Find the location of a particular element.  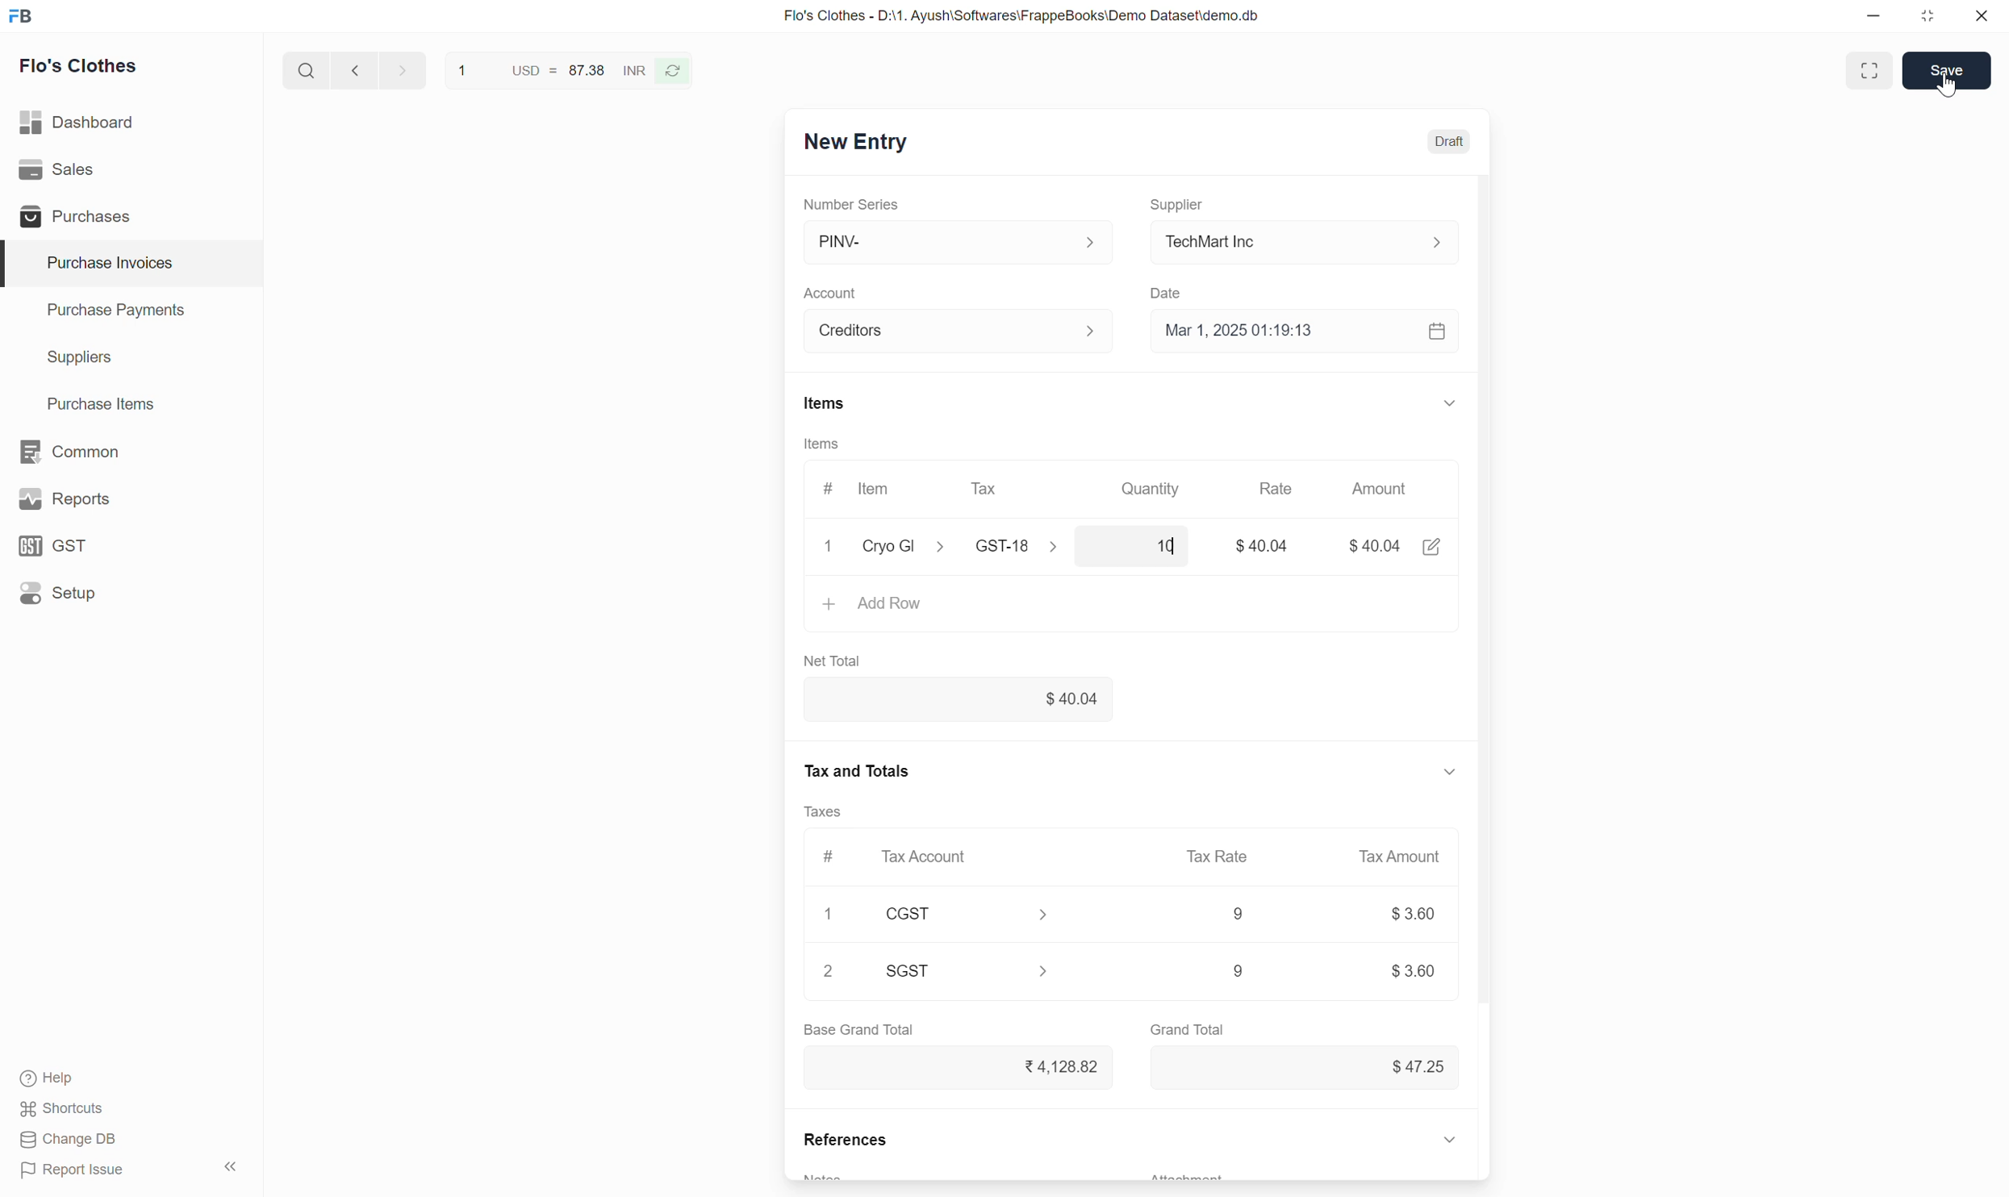

Suppliers is located at coordinates (68, 358).